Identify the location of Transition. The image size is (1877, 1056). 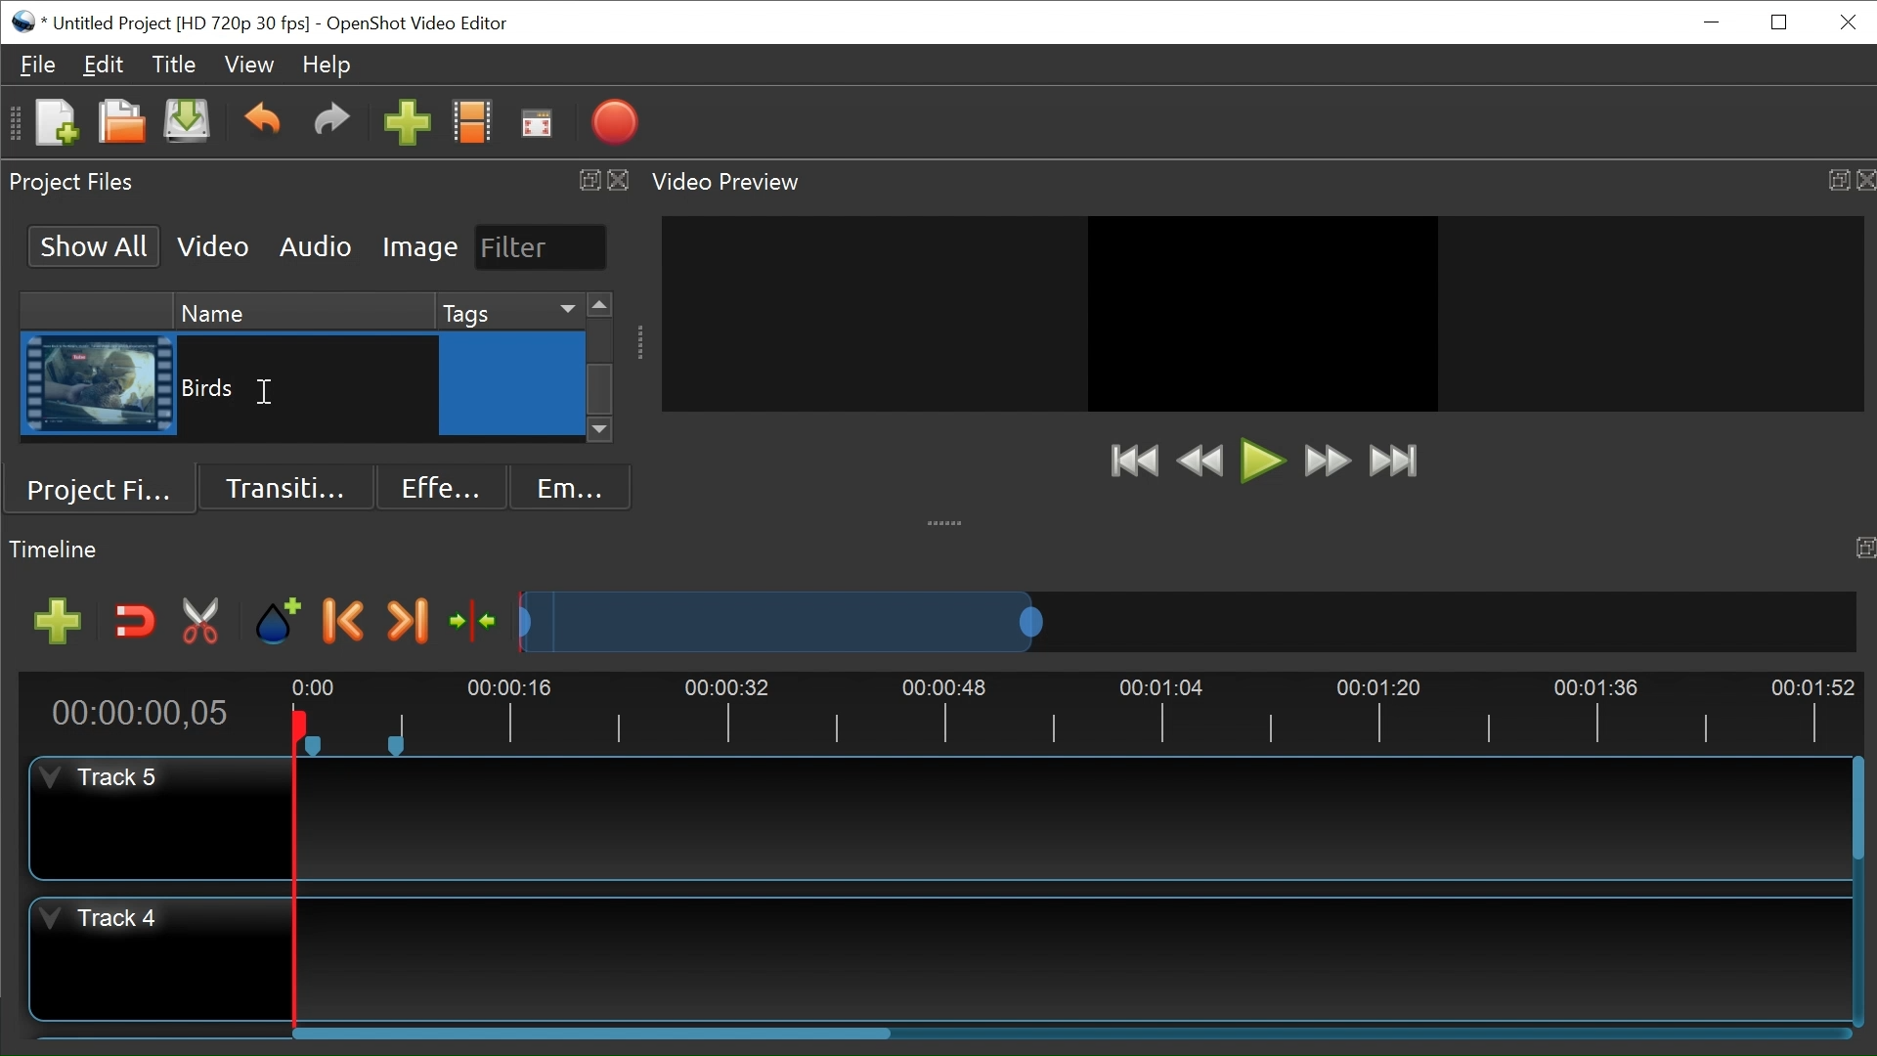
(288, 485).